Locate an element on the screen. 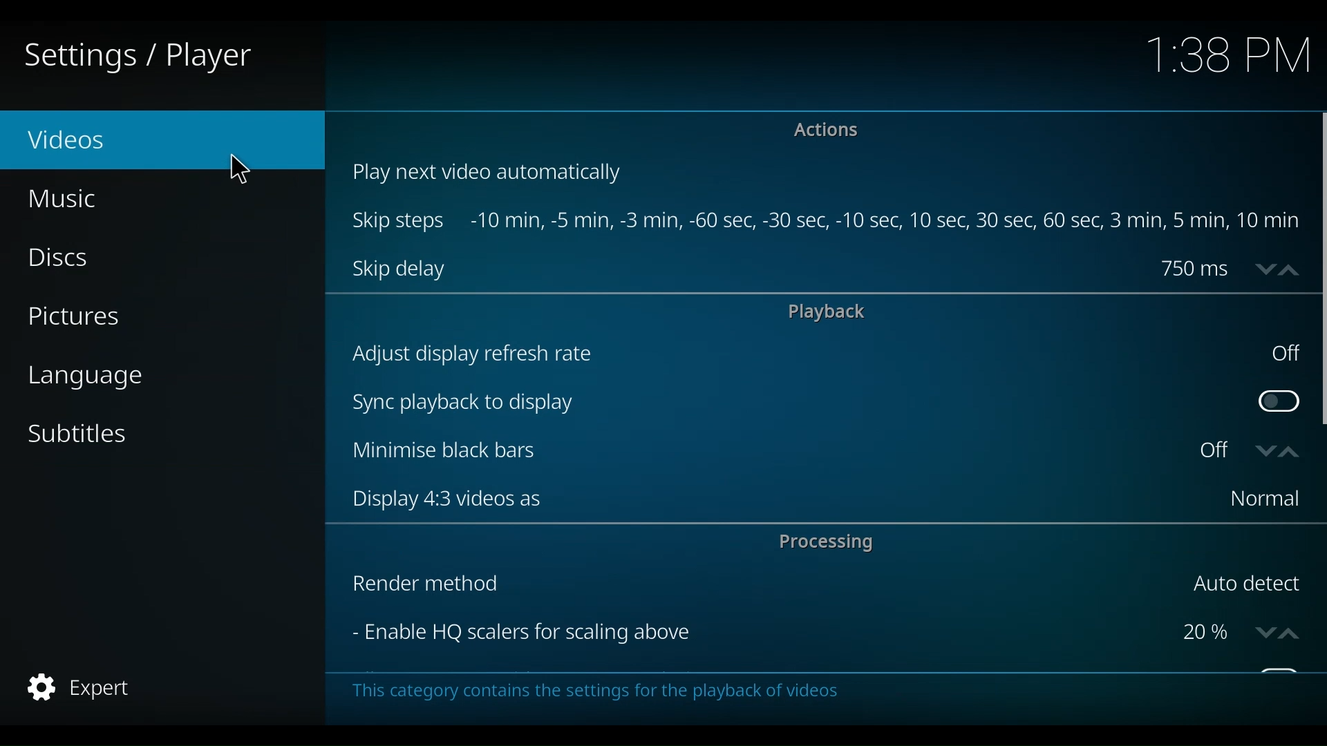  Actions is located at coordinates (826, 130).